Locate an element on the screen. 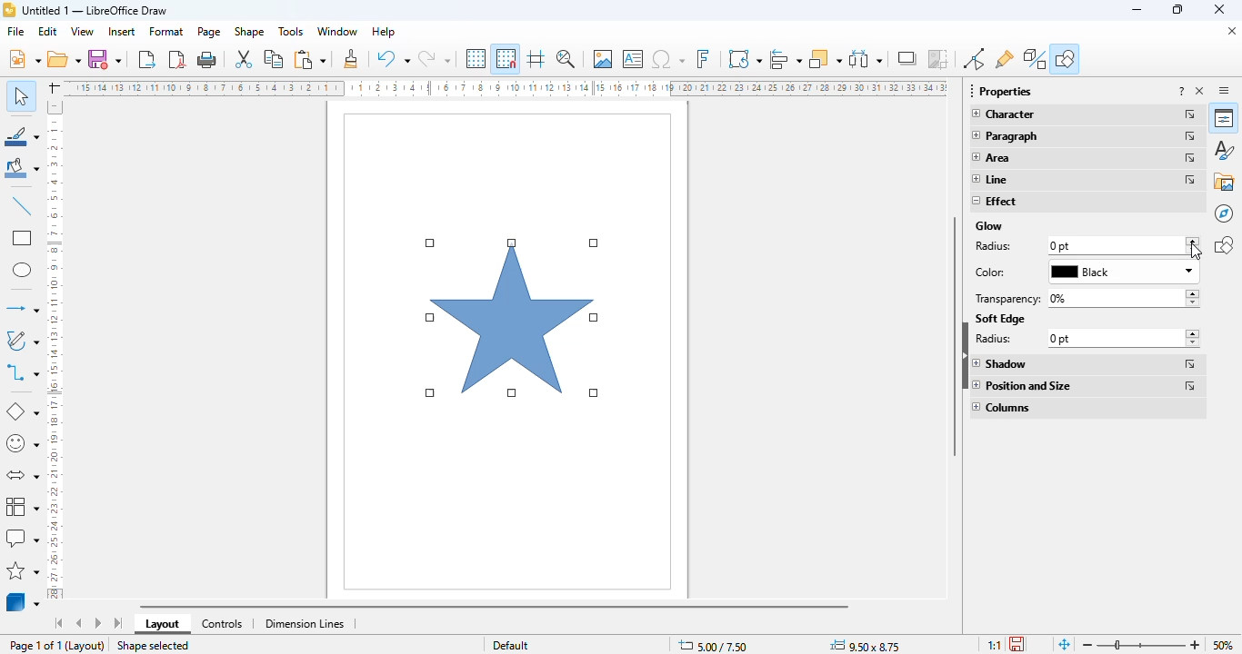 This screenshot has width=1242, height=654. rectangle is located at coordinates (22, 238).